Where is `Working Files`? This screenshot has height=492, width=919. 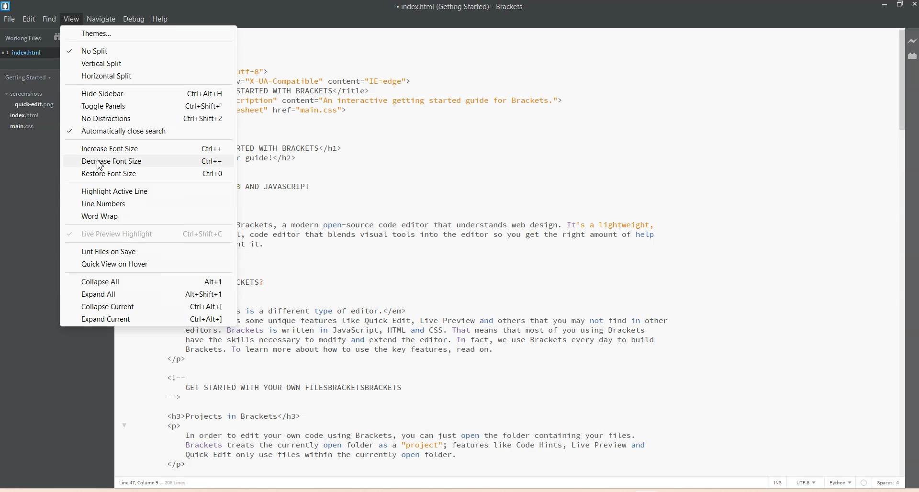 Working Files is located at coordinates (23, 38).